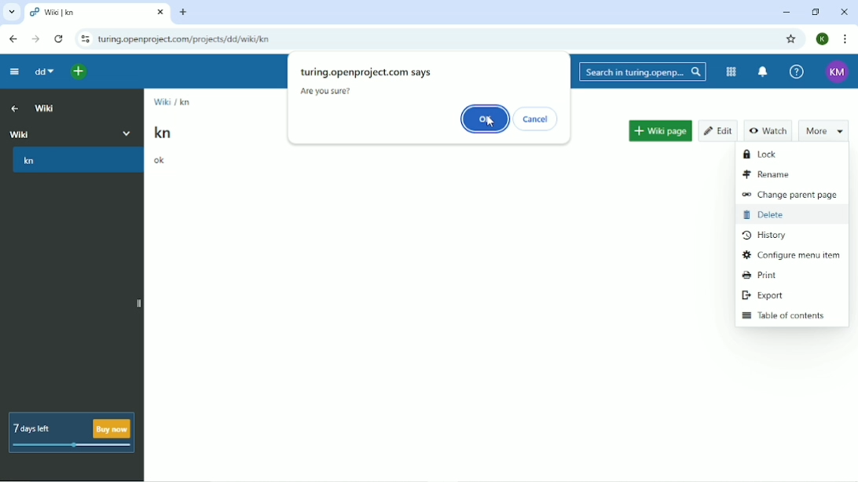 The height and width of the screenshot is (482, 858). Describe the element at coordinates (823, 39) in the screenshot. I see `Account` at that location.